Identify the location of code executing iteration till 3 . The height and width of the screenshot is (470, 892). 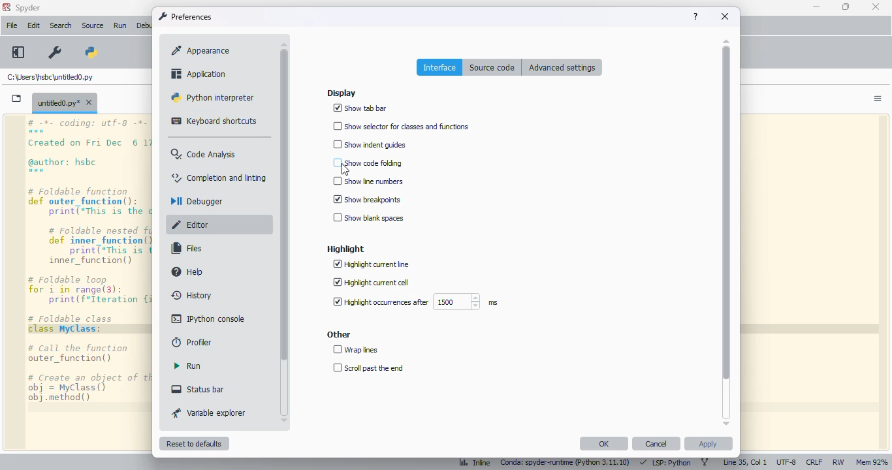
(90, 283).